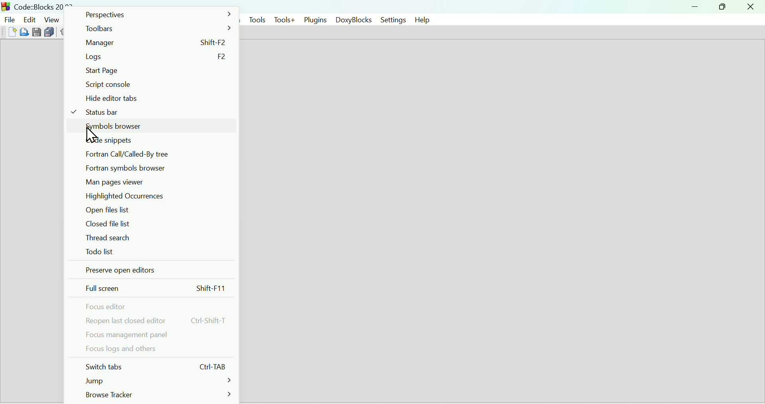  What do you see at coordinates (153, 112) in the screenshot?
I see `Status bar` at bounding box center [153, 112].